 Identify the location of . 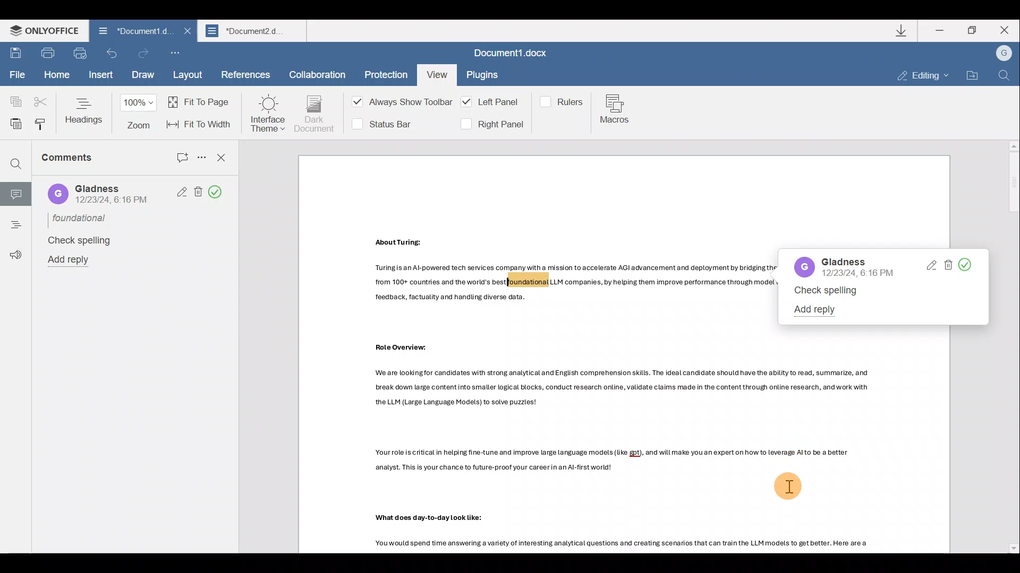
(407, 348).